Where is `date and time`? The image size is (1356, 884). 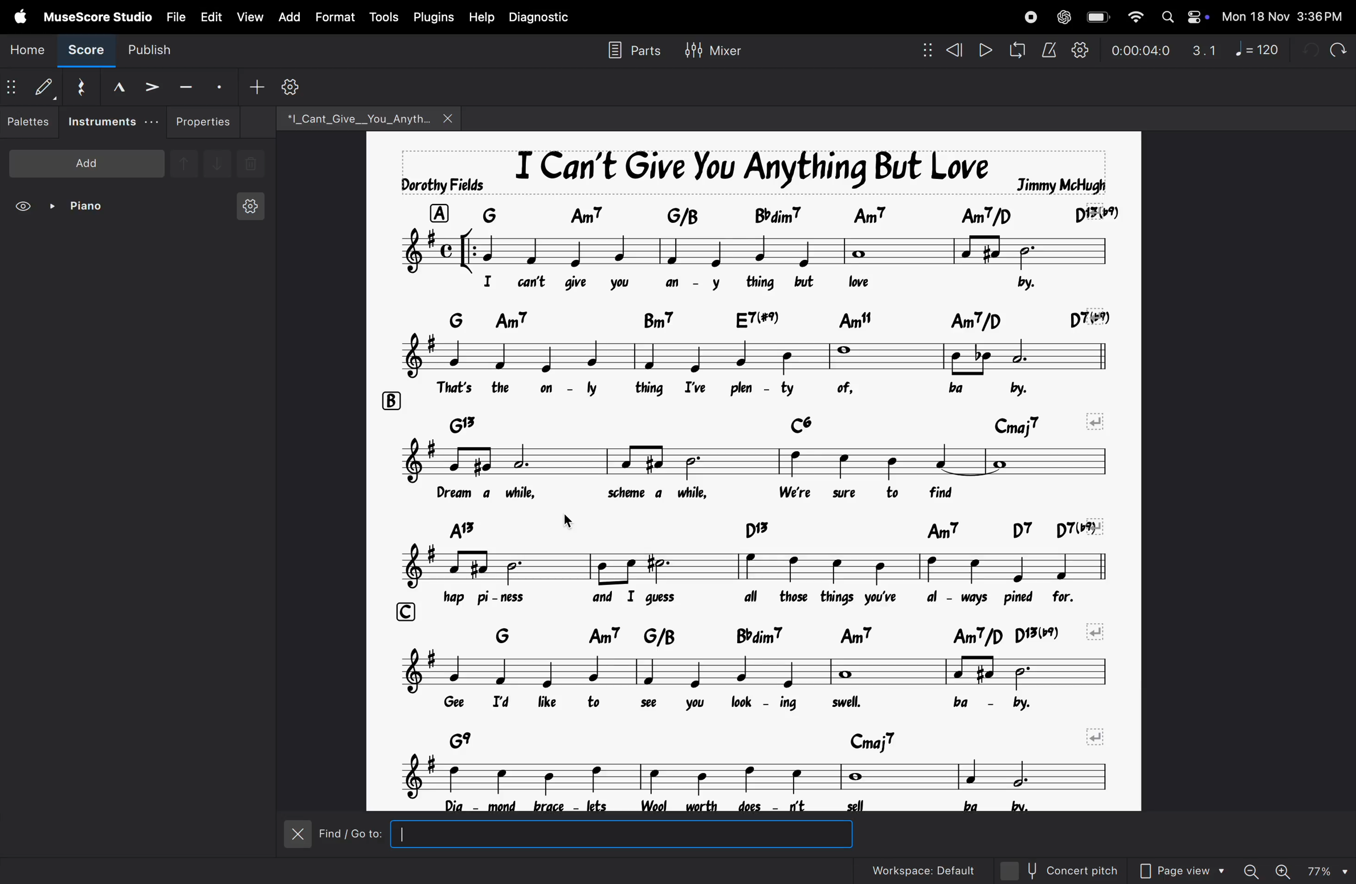
date and time is located at coordinates (1283, 17).